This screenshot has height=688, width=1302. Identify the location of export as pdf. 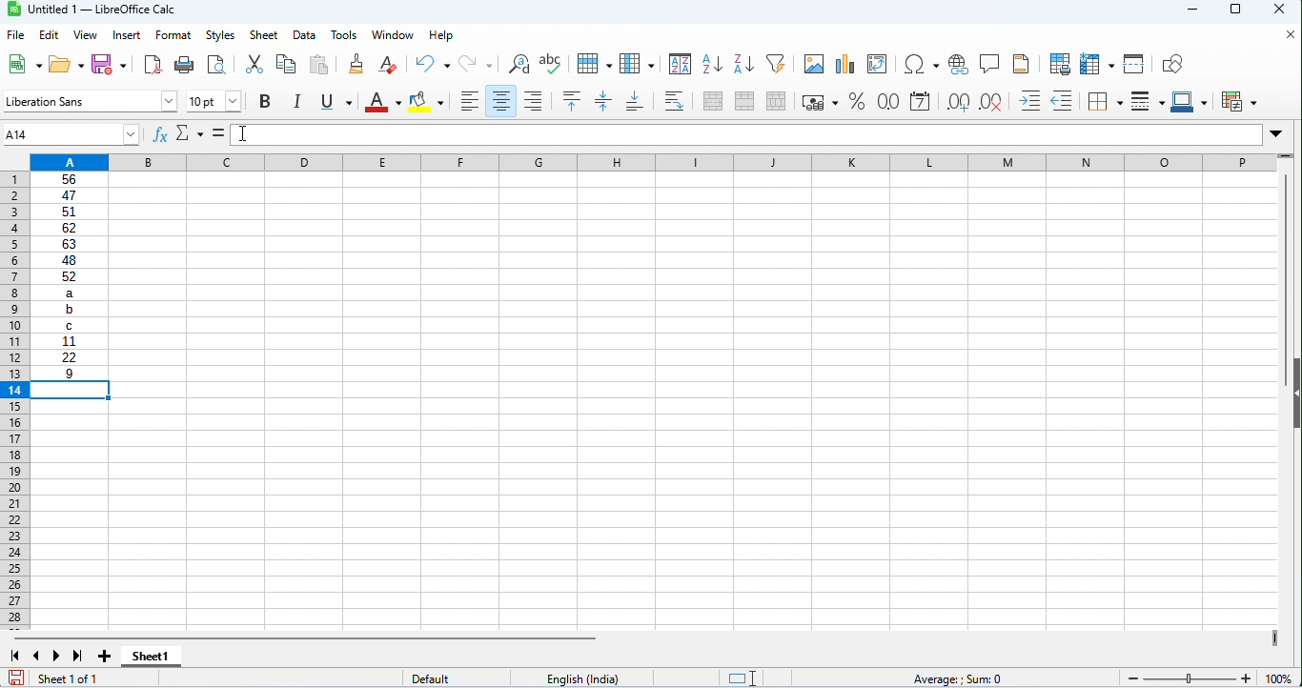
(154, 67).